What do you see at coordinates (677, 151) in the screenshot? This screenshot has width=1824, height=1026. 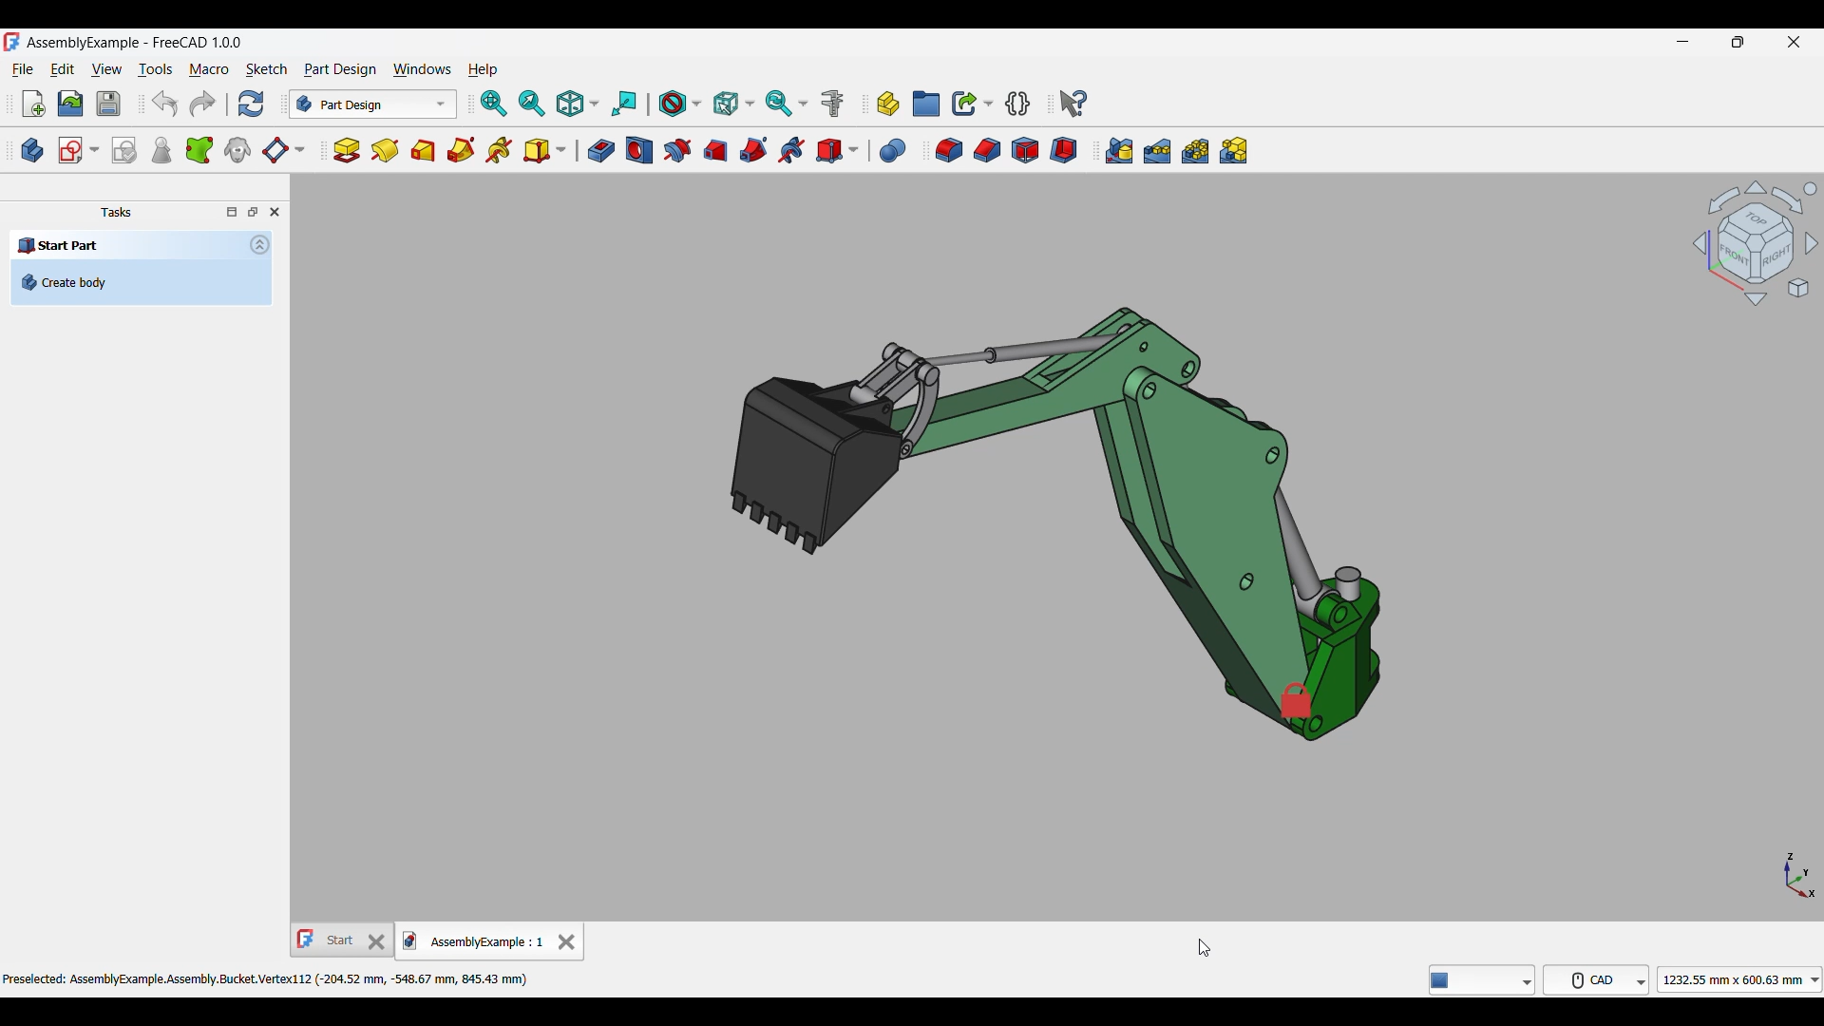 I see `Groove` at bounding box center [677, 151].